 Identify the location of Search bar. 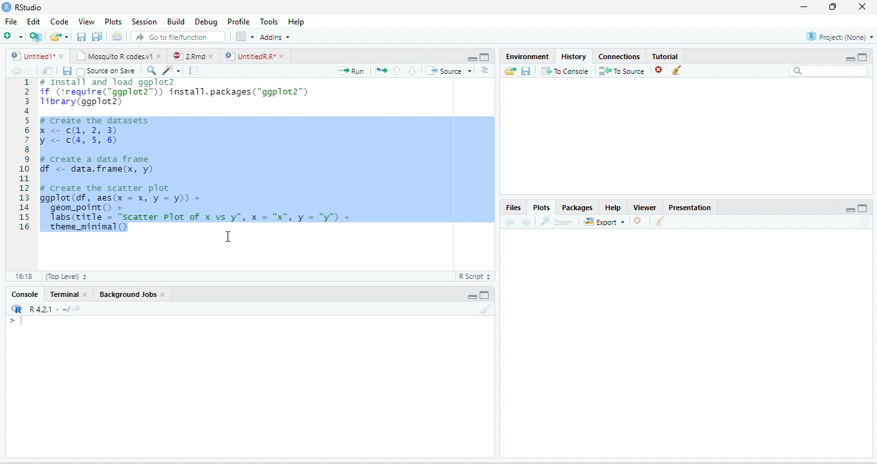
(828, 71).